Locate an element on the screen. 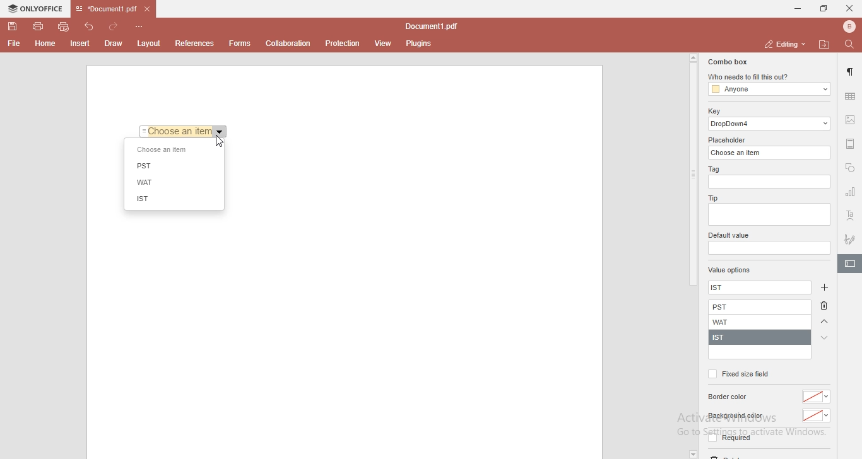 The height and width of the screenshot is (459, 862). customise quick access toolbar is located at coordinates (141, 26).